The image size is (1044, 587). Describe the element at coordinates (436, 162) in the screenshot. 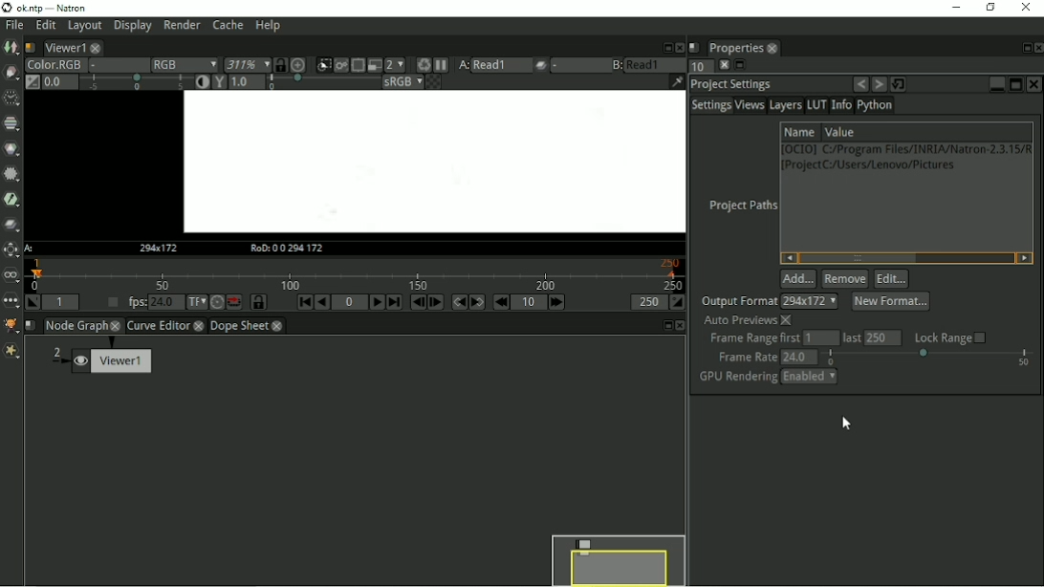

I see `Project opened` at that location.